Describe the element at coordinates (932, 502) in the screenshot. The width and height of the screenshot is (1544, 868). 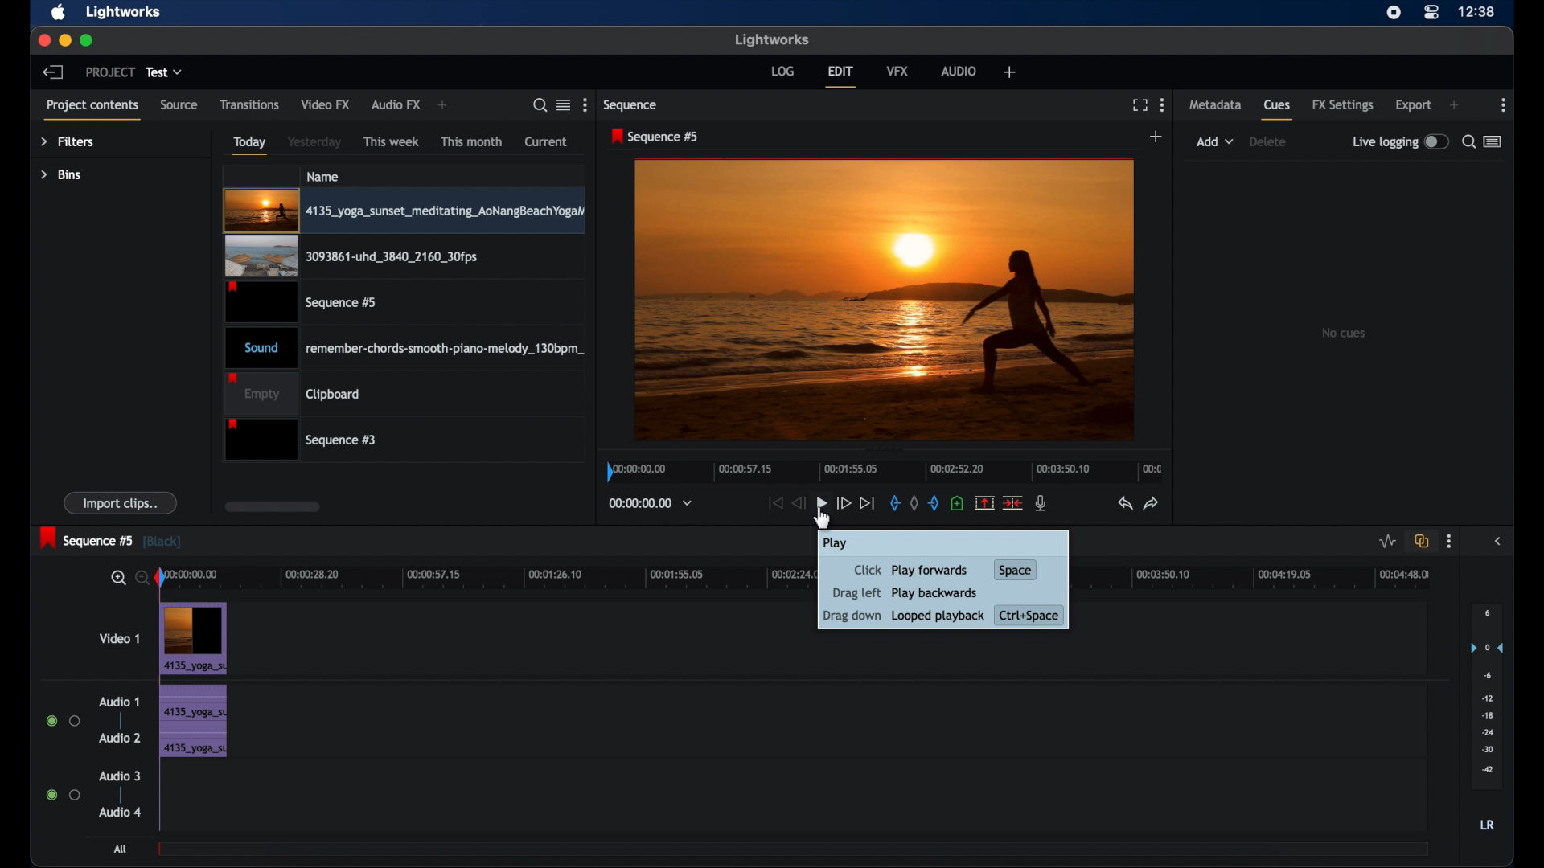
I see `out mark` at that location.